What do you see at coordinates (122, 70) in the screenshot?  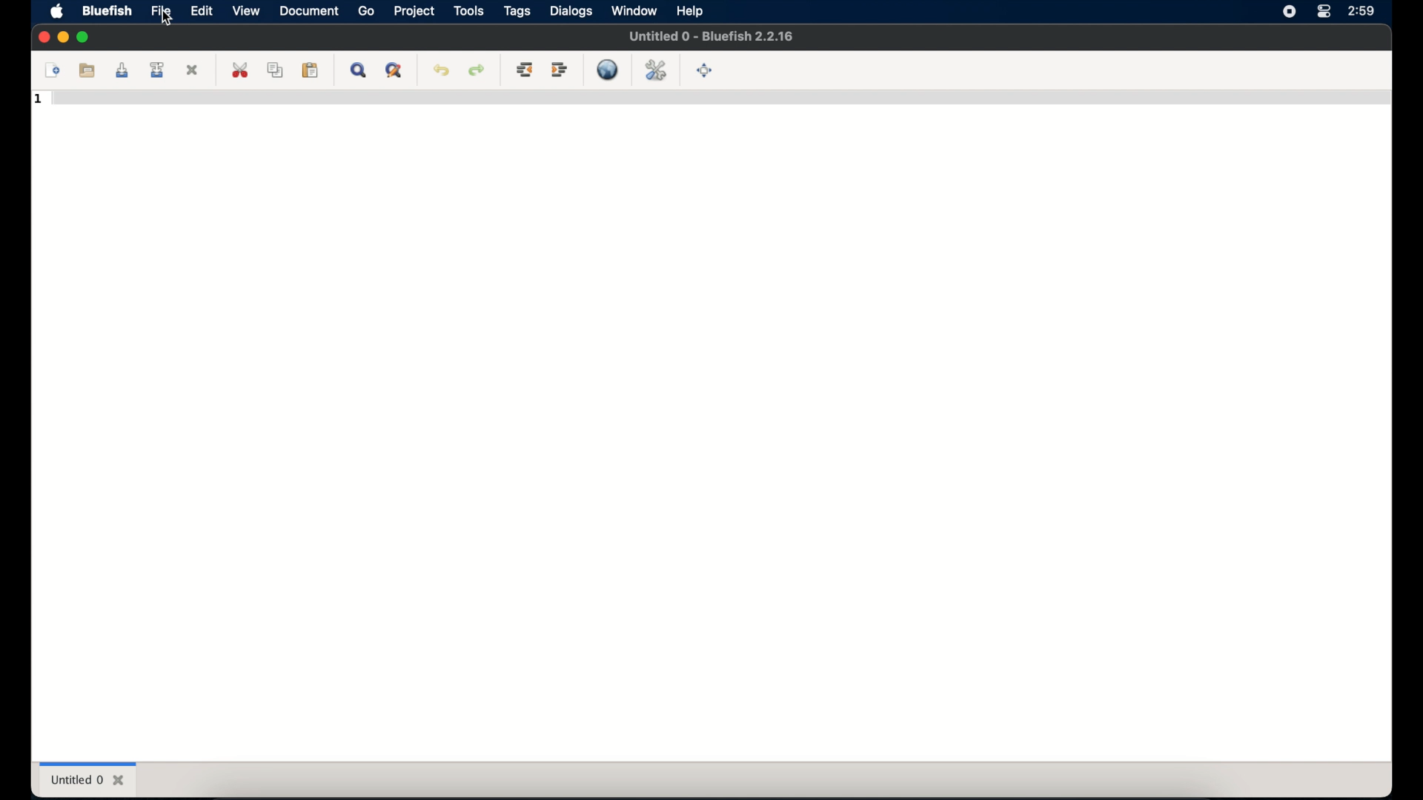 I see `save current file` at bounding box center [122, 70].